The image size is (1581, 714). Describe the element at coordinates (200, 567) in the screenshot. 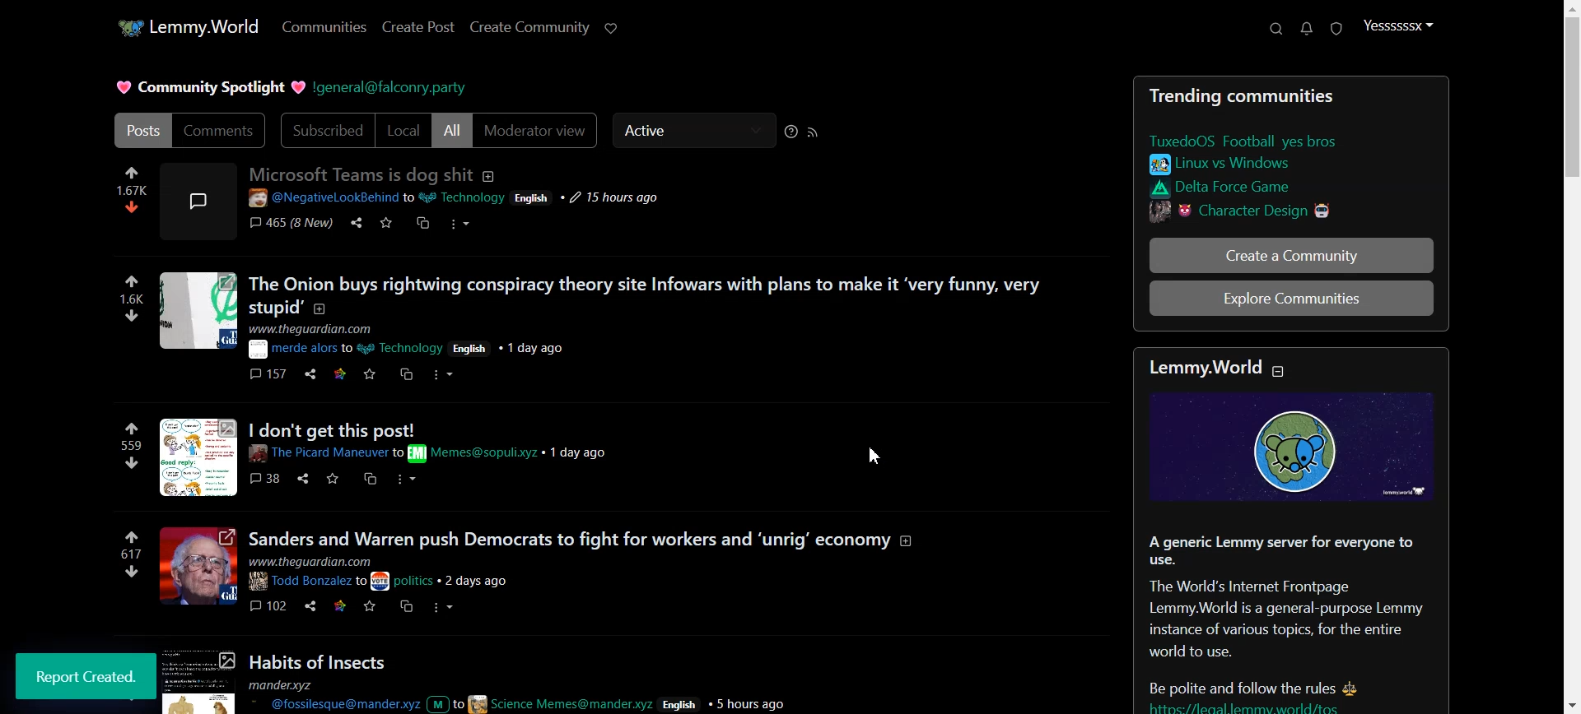

I see `image` at that location.